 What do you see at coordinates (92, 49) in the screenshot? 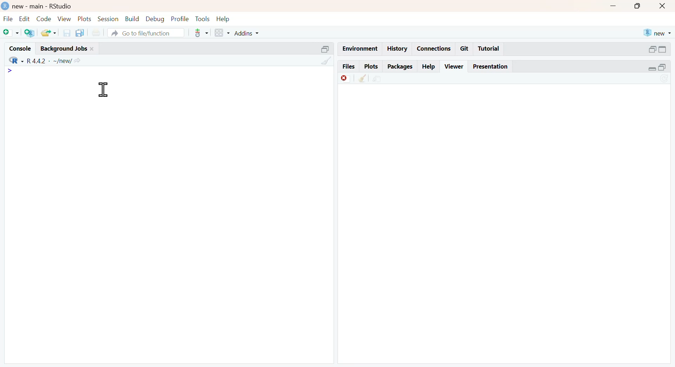
I see `close` at bounding box center [92, 49].